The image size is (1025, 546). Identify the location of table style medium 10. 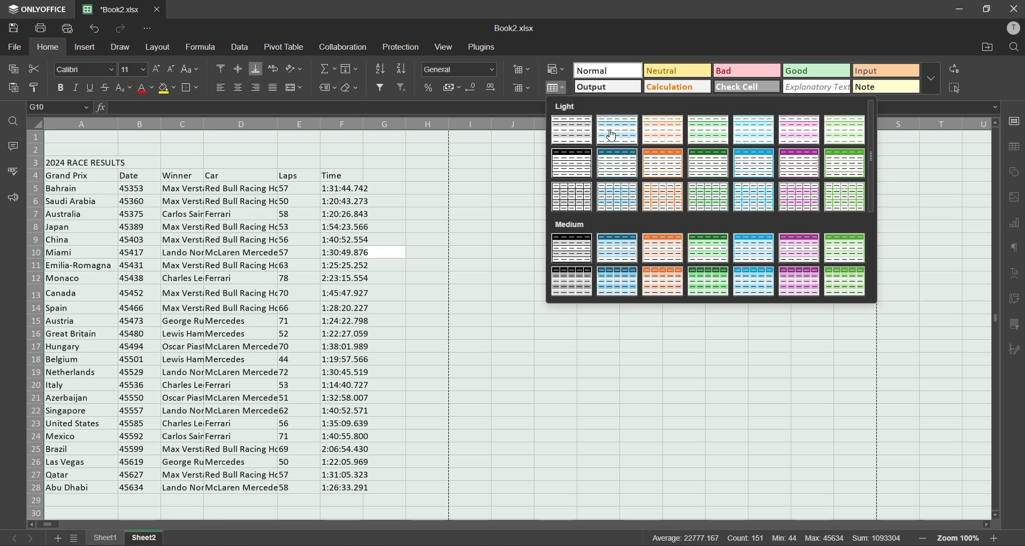
(663, 281).